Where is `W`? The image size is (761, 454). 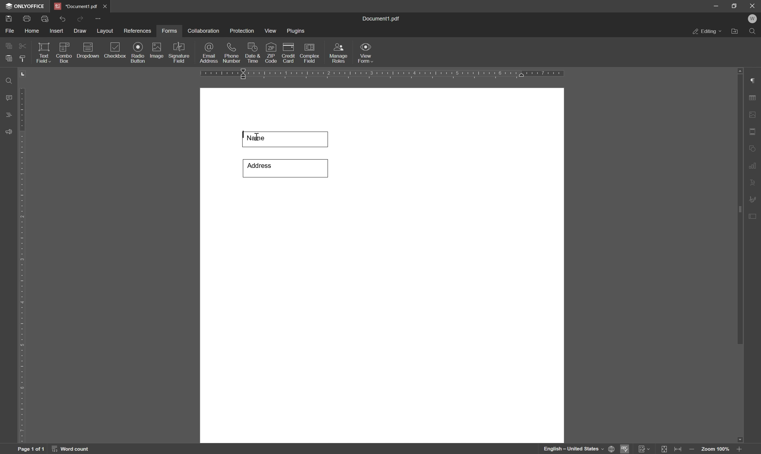 W is located at coordinates (753, 19).